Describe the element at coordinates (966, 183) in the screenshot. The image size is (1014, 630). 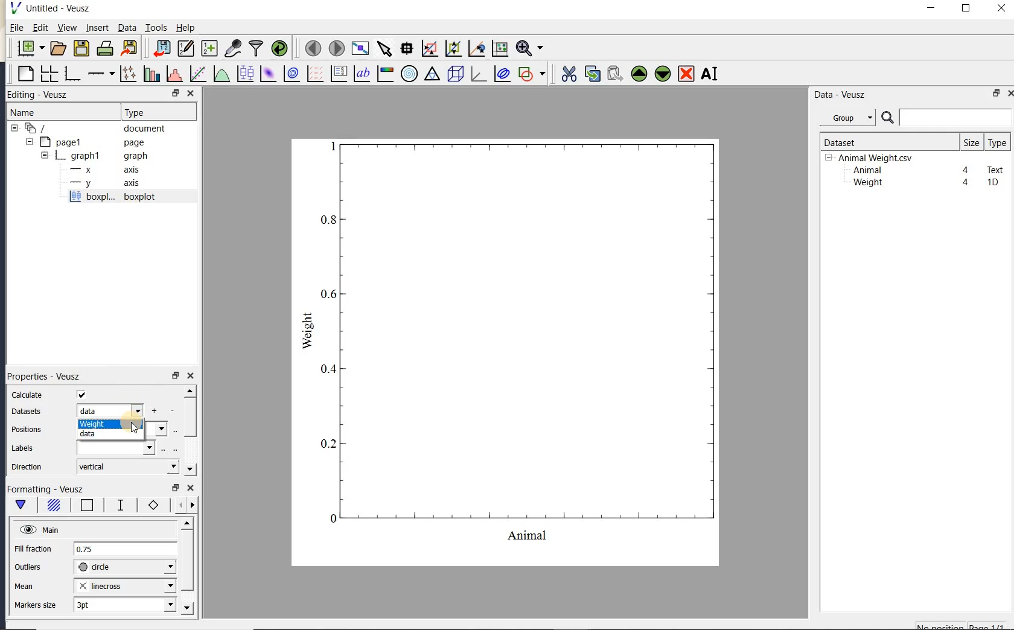
I see `4` at that location.